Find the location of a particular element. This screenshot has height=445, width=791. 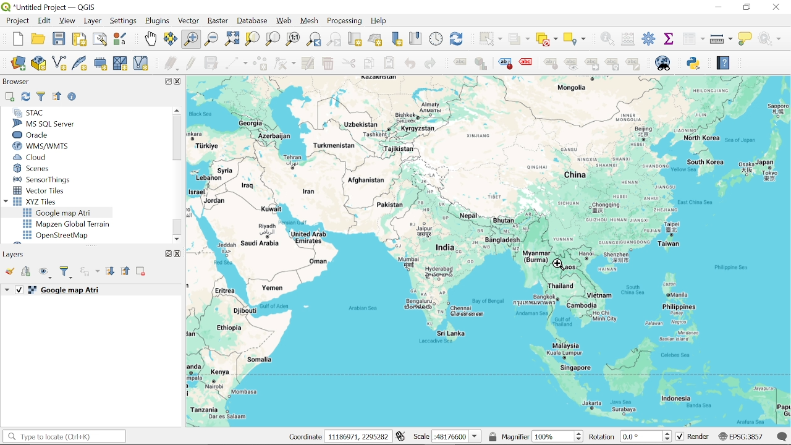

lock is located at coordinates (493, 436).